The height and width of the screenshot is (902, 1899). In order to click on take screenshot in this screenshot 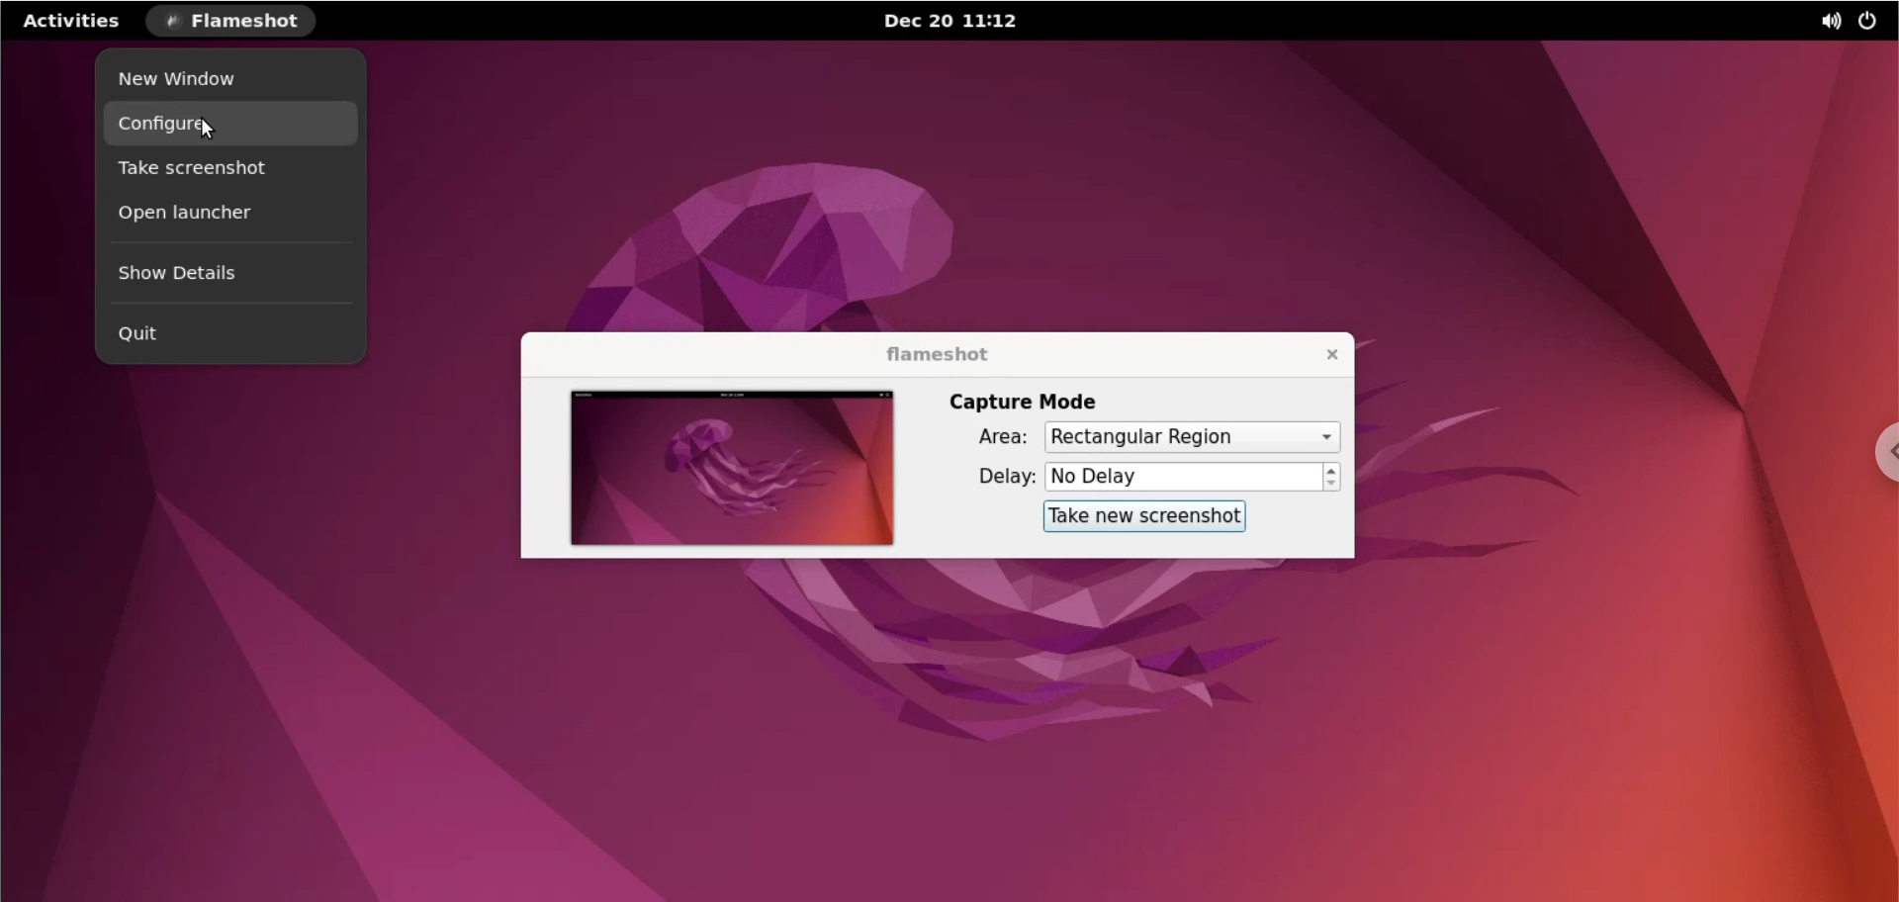, I will do `click(226, 169)`.